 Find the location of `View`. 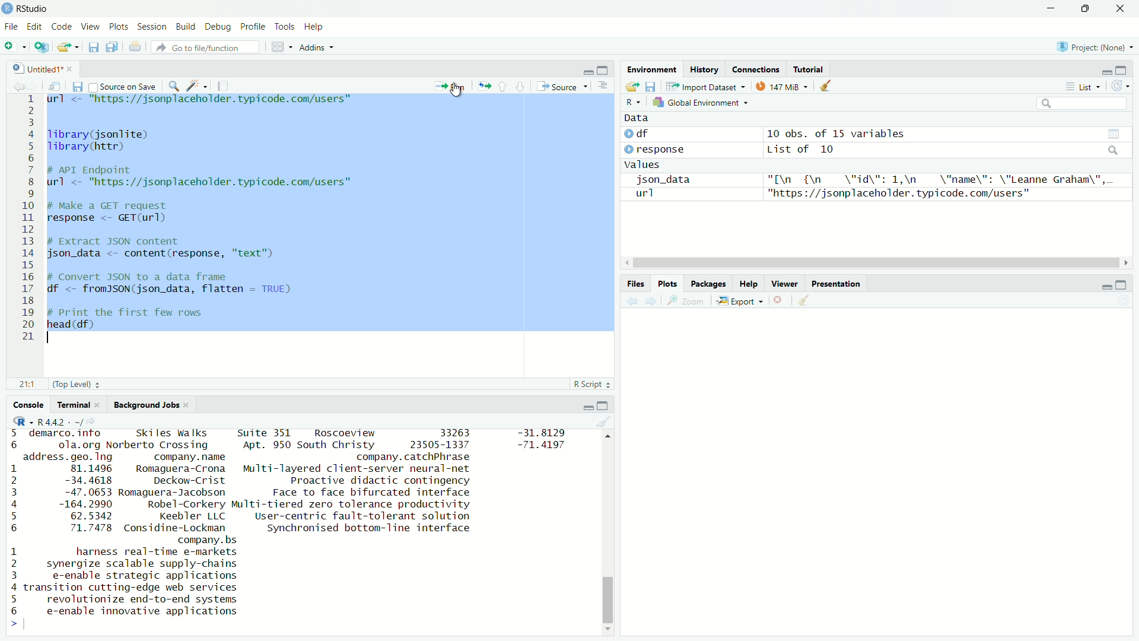

View is located at coordinates (90, 27).